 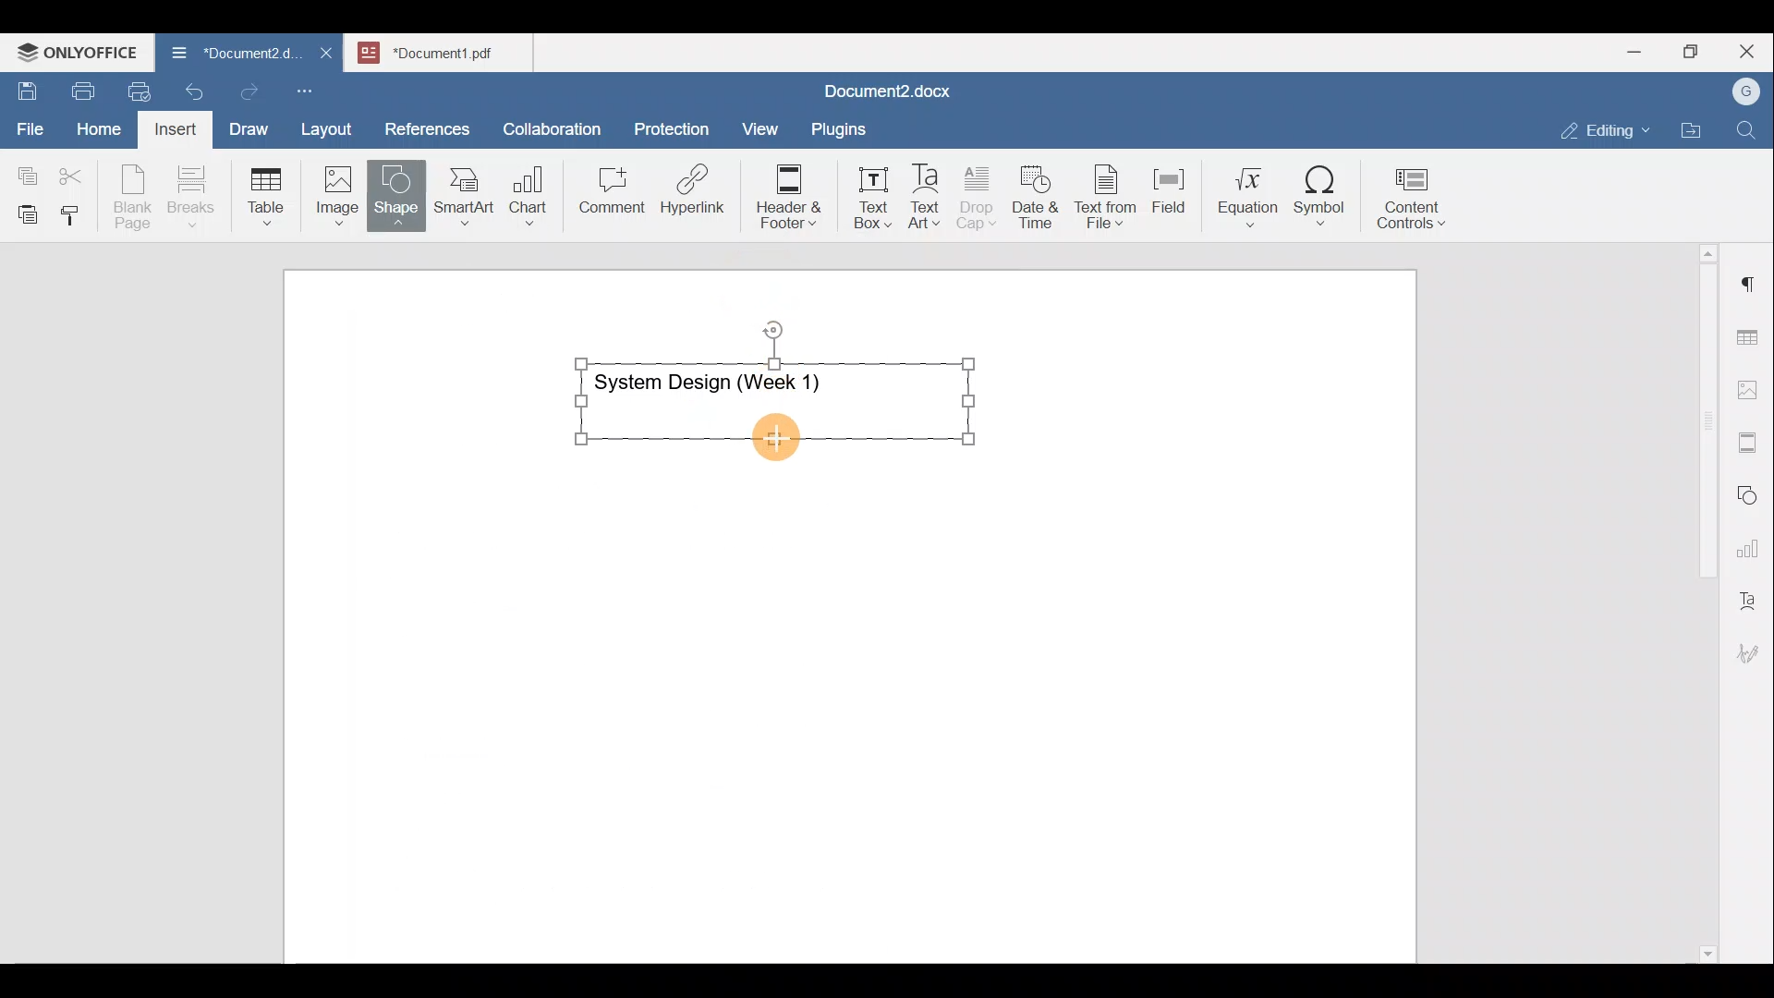 I want to click on Customize quick access toolbar, so click(x=311, y=88).